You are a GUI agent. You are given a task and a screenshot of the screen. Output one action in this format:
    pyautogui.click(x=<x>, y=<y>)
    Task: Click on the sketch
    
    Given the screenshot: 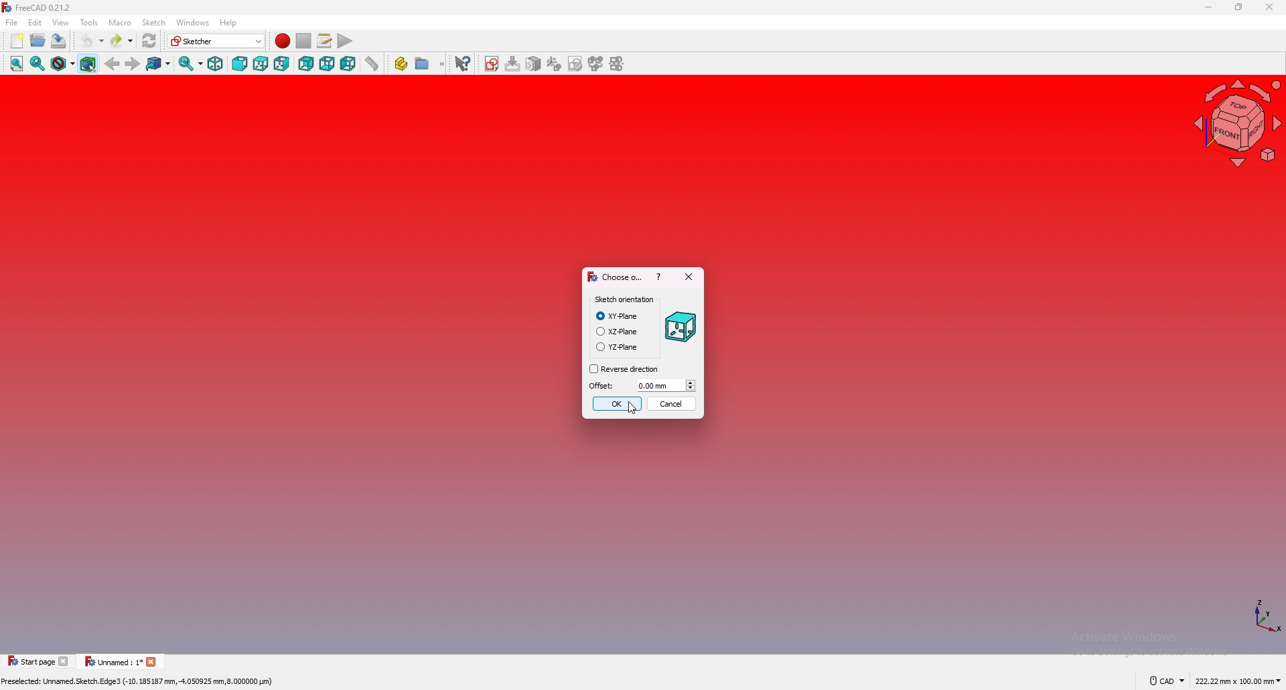 What is the action you would take?
    pyautogui.click(x=153, y=22)
    